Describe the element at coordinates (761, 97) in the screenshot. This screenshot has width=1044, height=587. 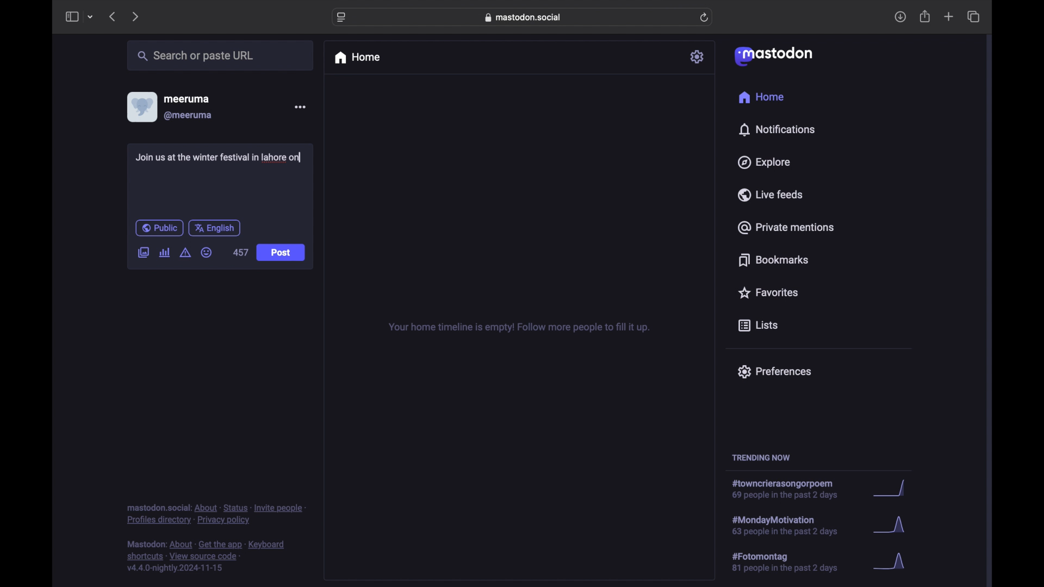
I see `home` at that location.